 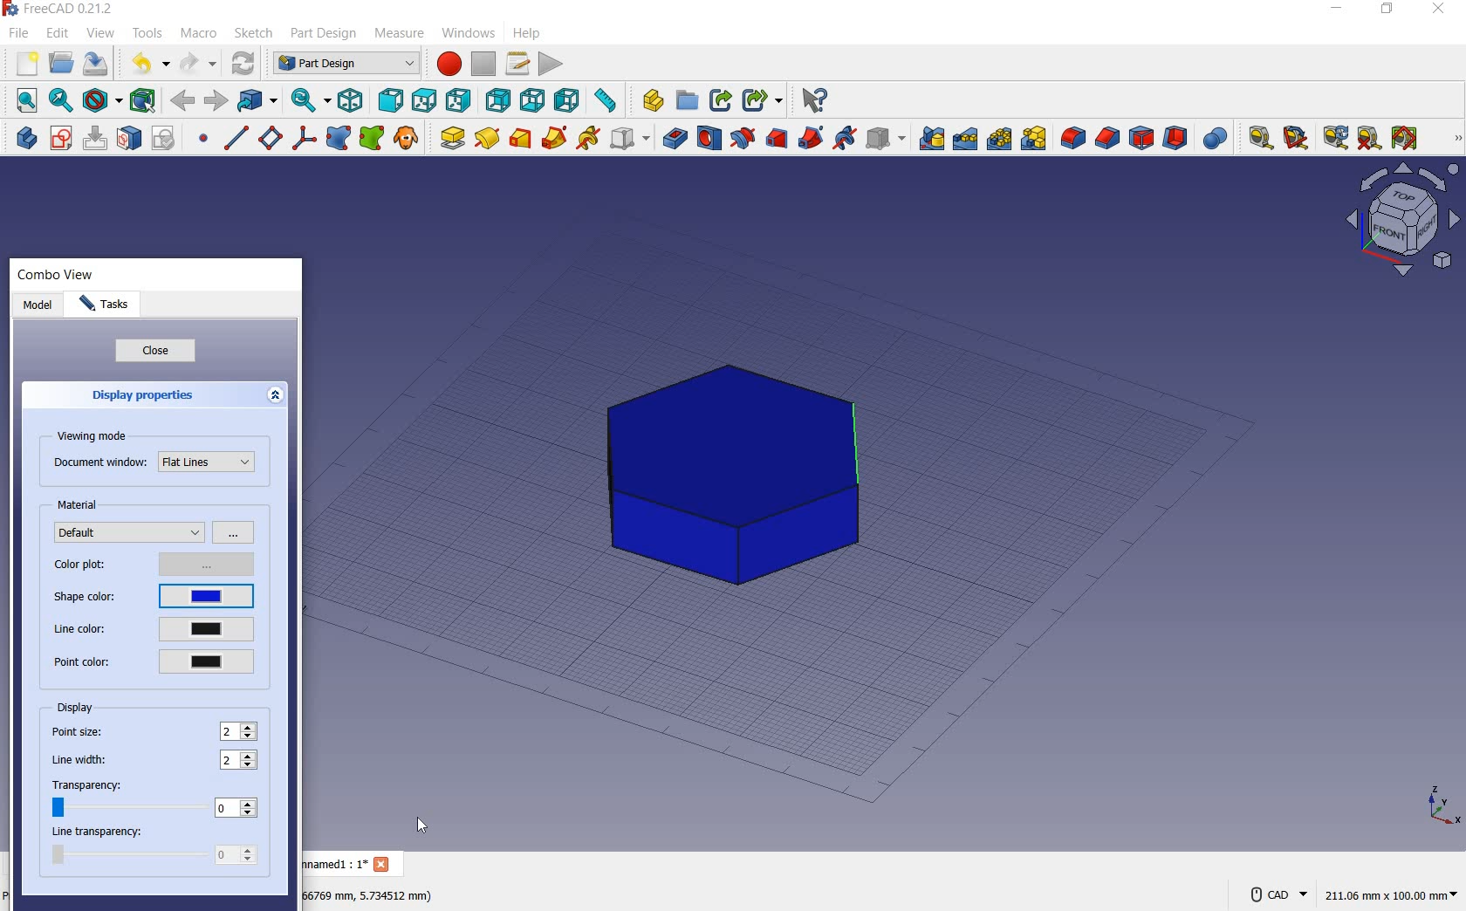 What do you see at coordinates (708, 138) in the screenshot?
I see `hole` at bounding box center [708, 138].